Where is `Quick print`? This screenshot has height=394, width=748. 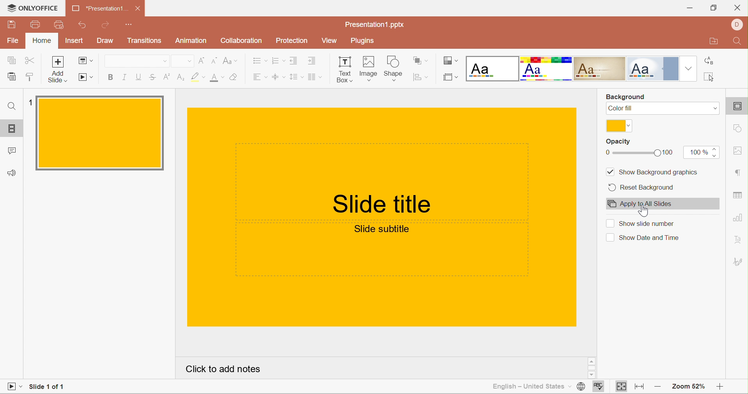 Quick print is located at coordinates (58, 25).